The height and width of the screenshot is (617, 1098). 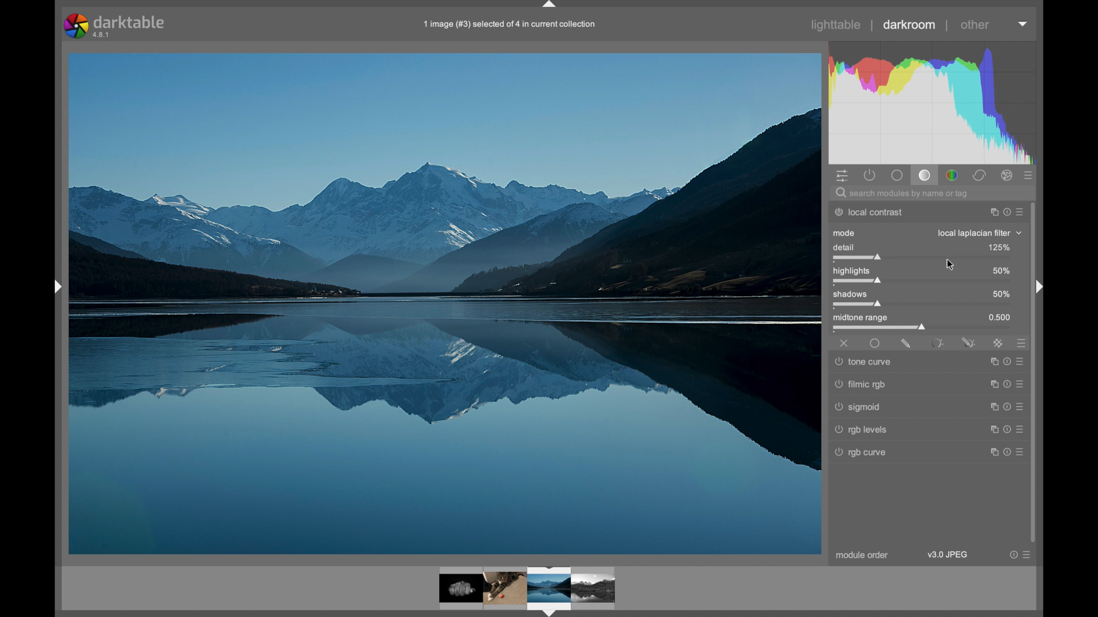 I want to click on filename, so click(x=509, y=25).